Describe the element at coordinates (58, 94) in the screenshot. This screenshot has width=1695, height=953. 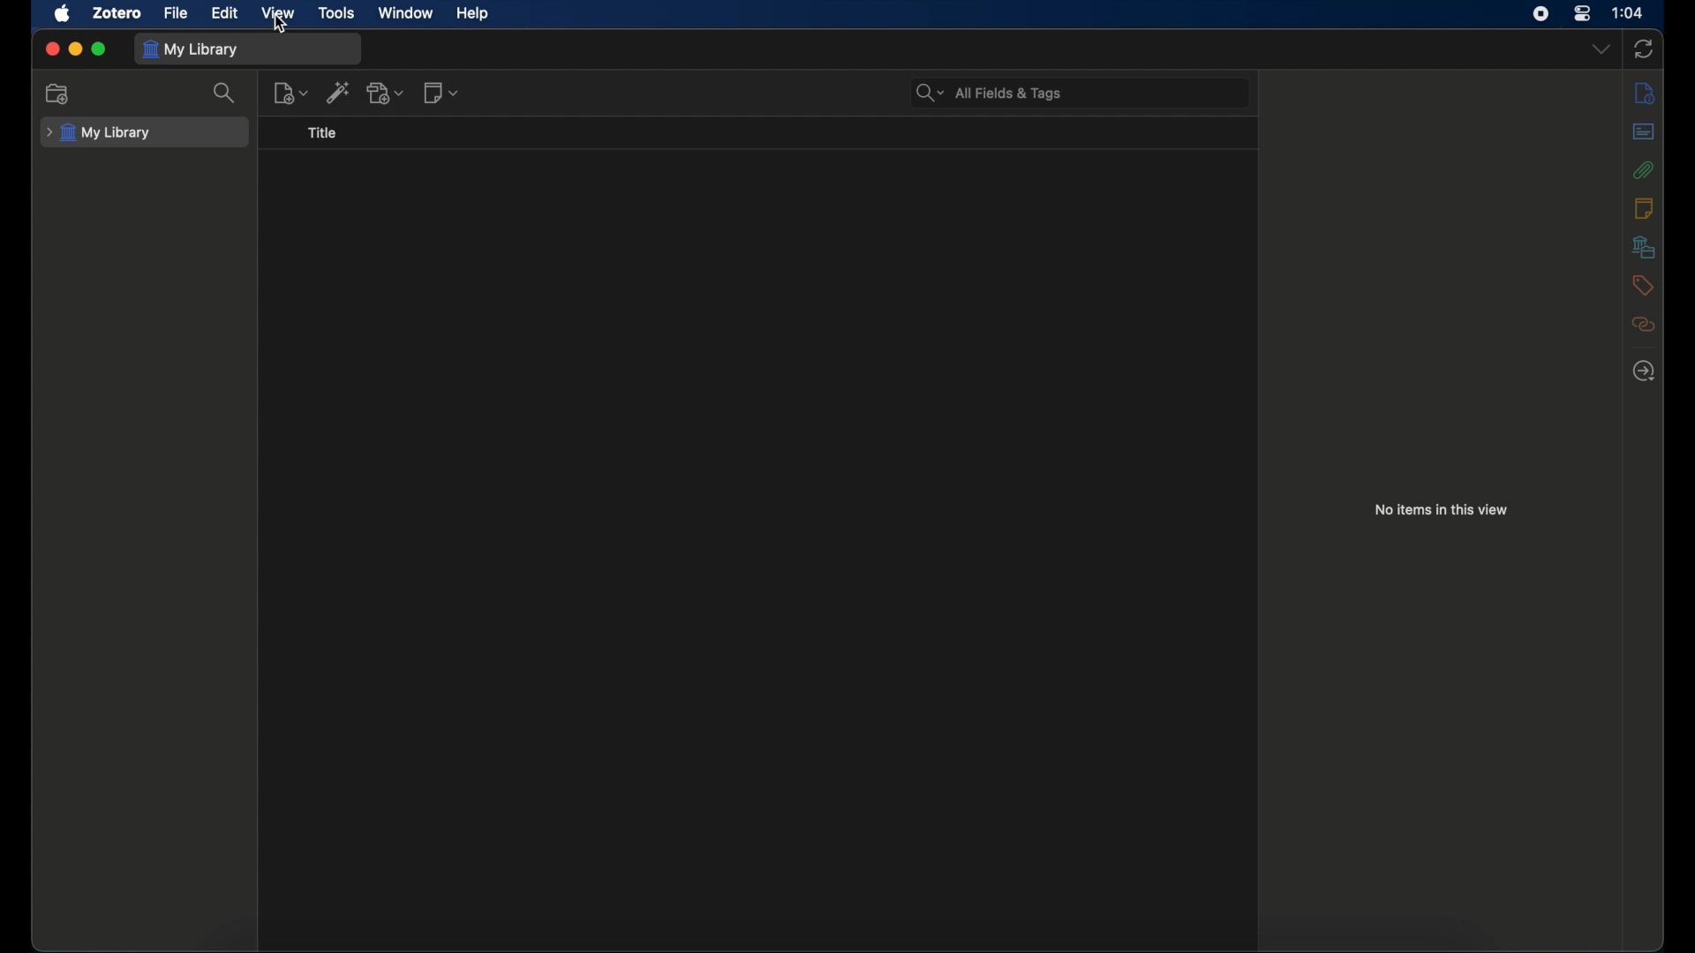
I see `new collections` at that location.